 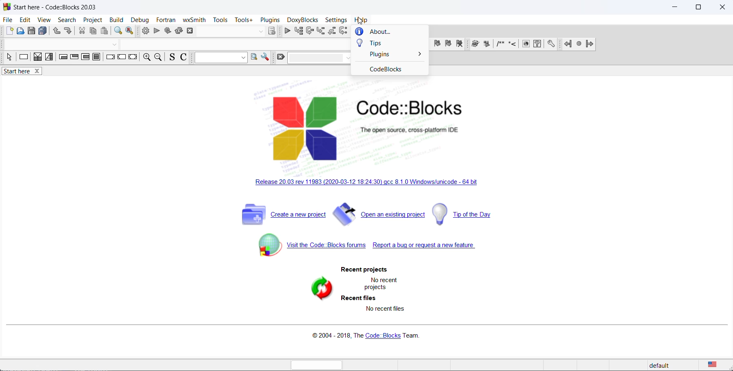 What do you see at coordinates (579, 45) in the screenshot?
I see `next jump` at bounding box center [579, 45].